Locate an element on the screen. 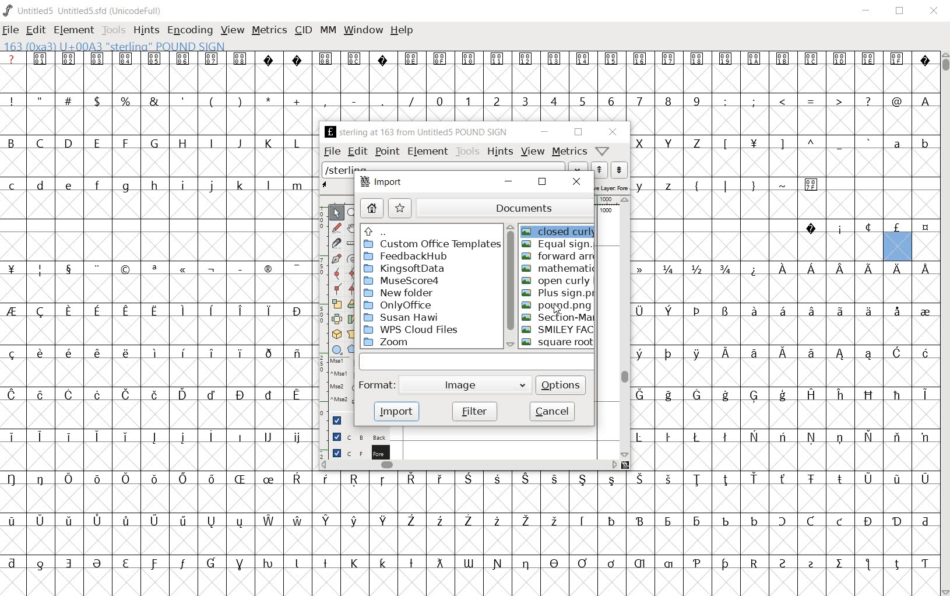 This screenshot has height=596, width=950. Symbol is located at coordinates (241, 59).